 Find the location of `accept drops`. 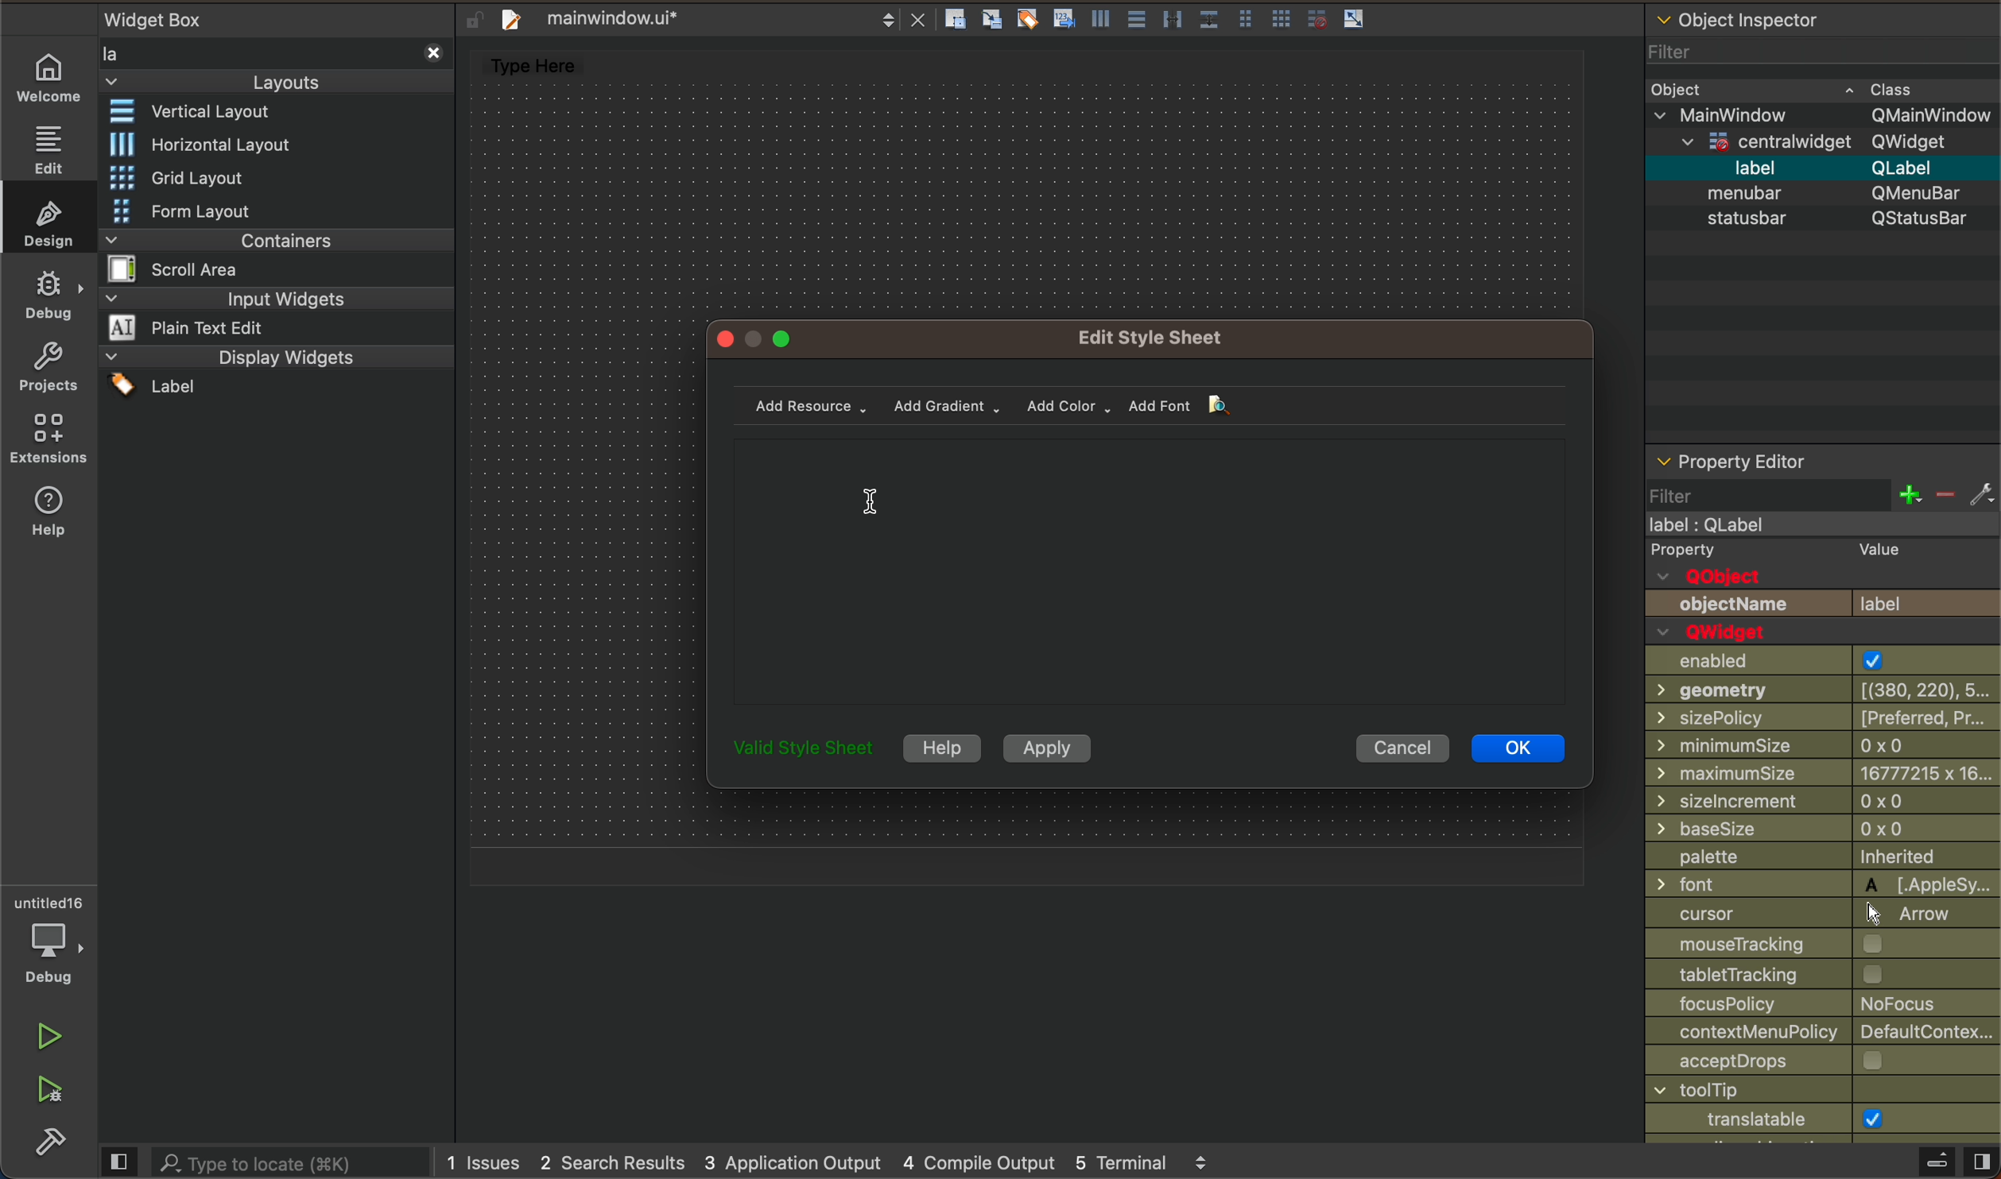

accept drops is located at coordinates (1790, 1062).